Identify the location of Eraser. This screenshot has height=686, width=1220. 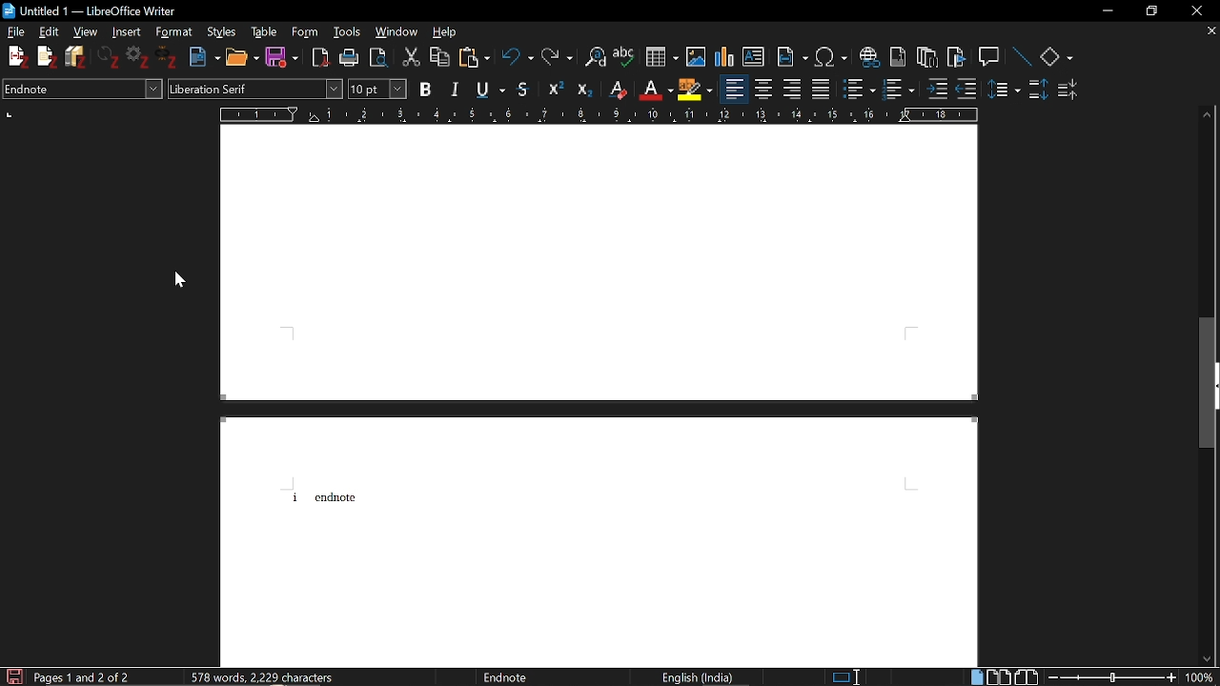
(620, 91).